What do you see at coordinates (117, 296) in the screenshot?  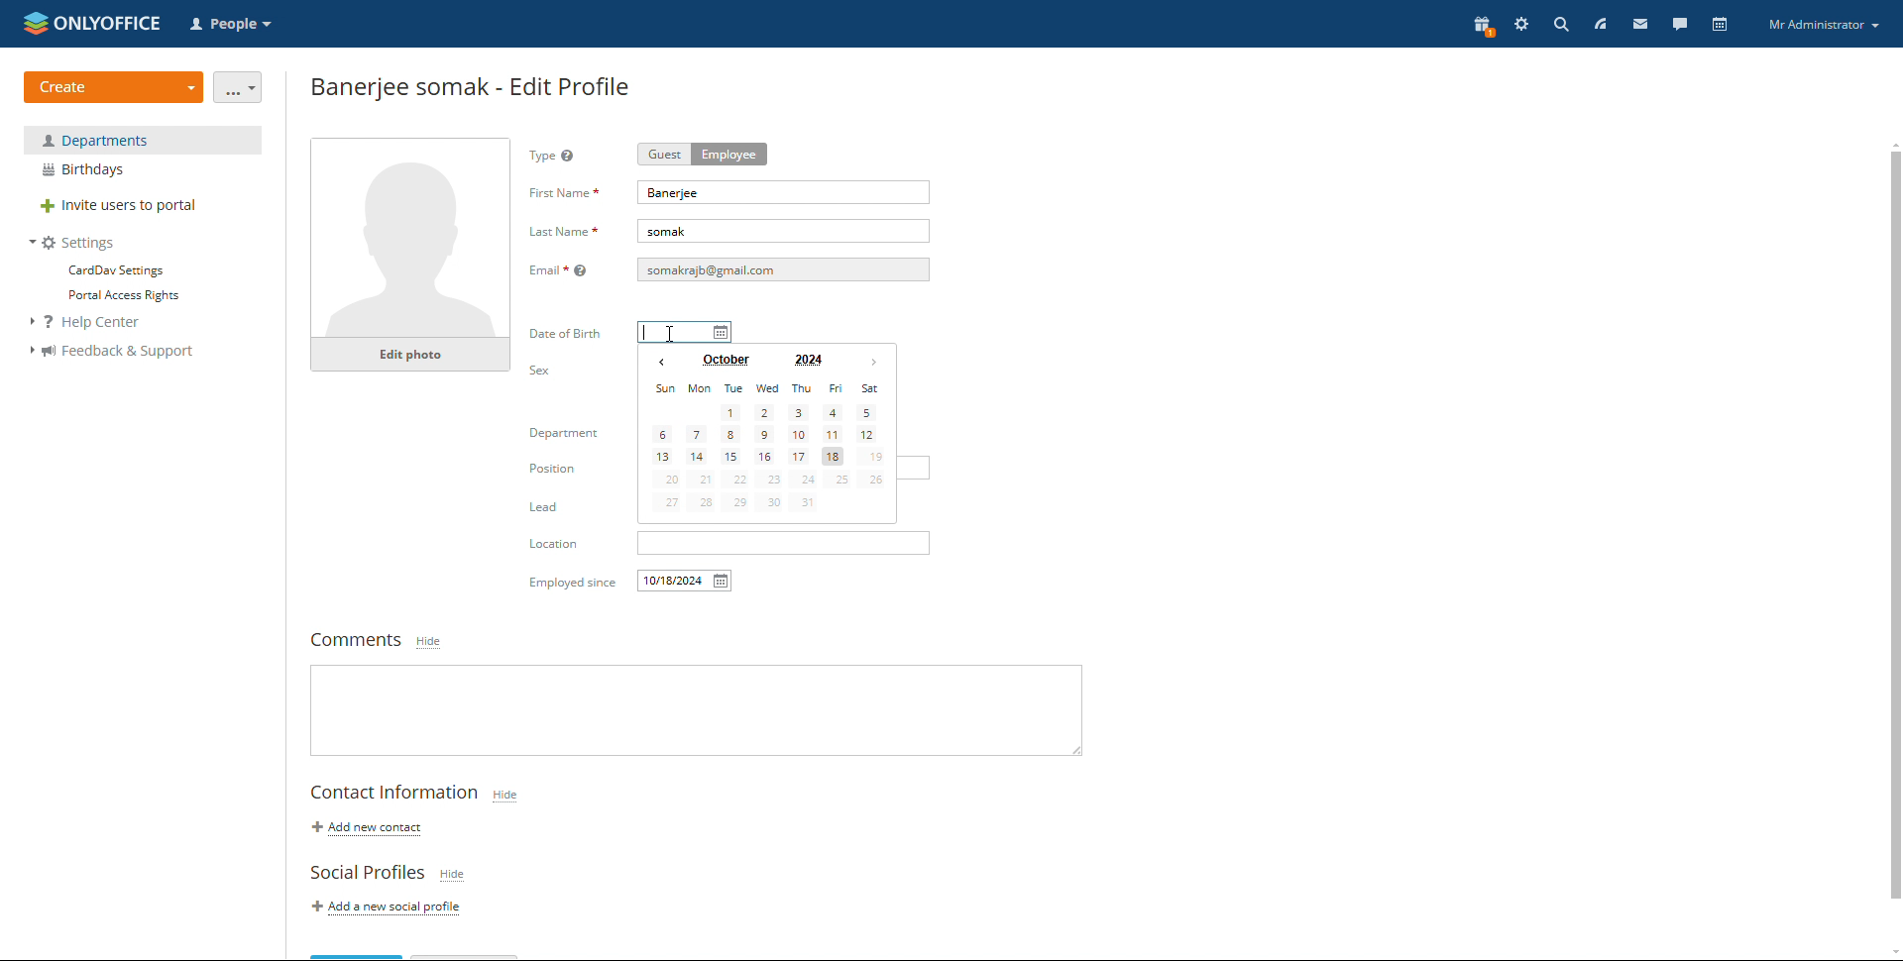 I see `portal access rights` at bounding box center [117, 296].